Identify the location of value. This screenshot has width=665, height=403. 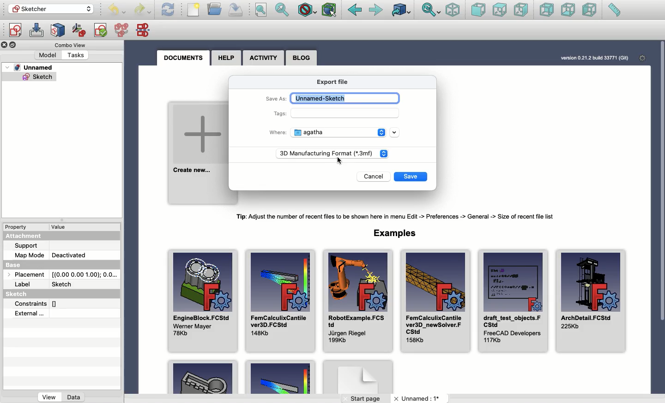
(60, 227).